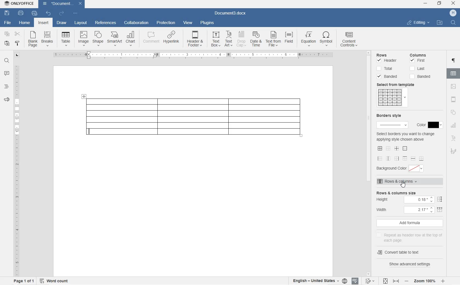 The image size is (460, 285). I want to click on rows & columns, so click(411, 182).